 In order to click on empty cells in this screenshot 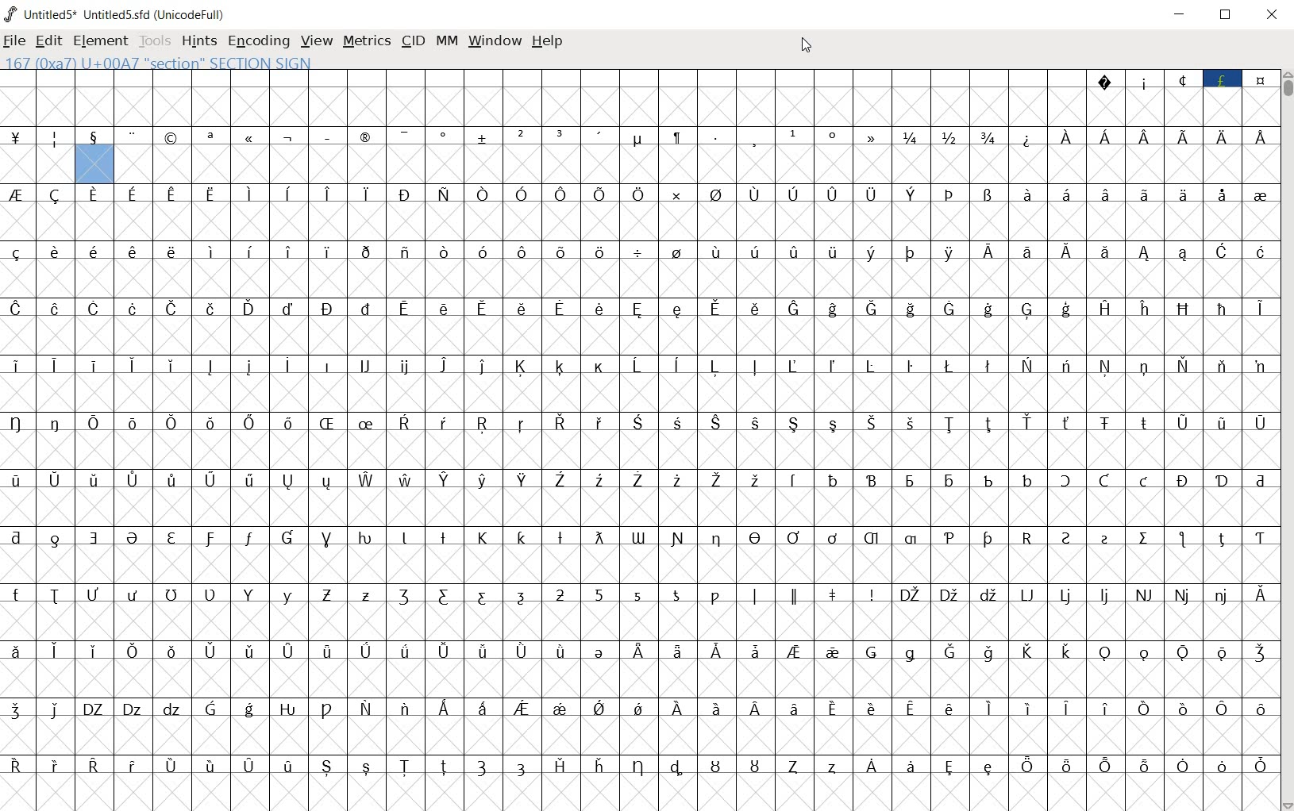, I will do `click(642, 451)`.